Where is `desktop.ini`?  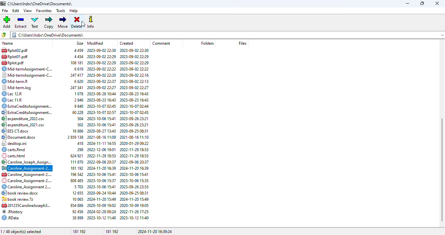
desktop.ini is located at coordinates (18, 144).